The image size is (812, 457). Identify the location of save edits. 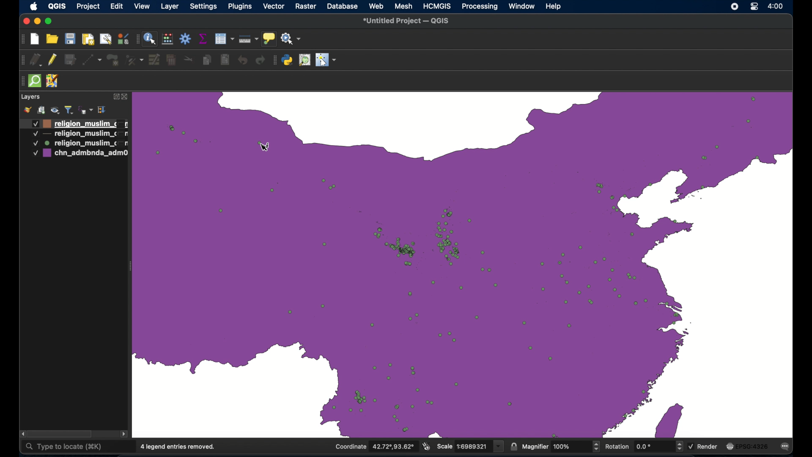
(71, 60).